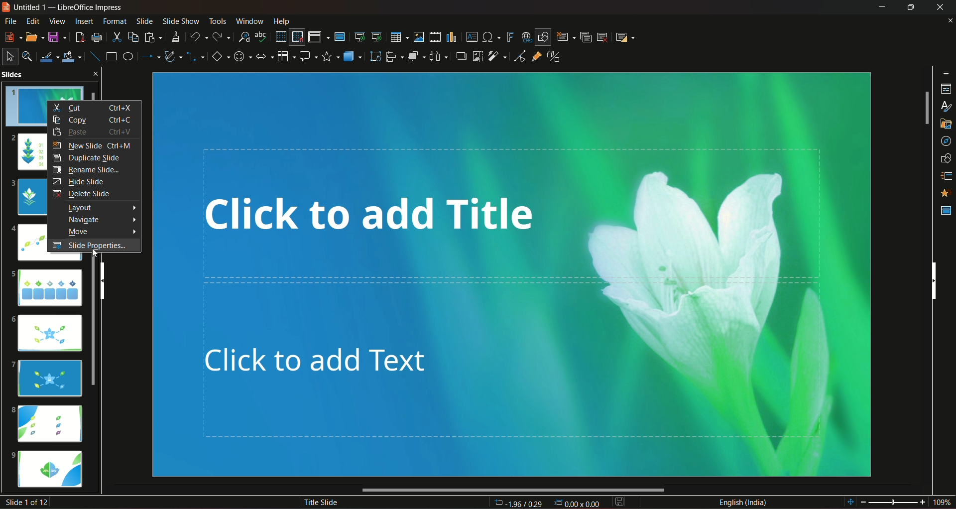  Describe the element at coordinates (262, 37) in the screenshot. I see `spelling` at that location.